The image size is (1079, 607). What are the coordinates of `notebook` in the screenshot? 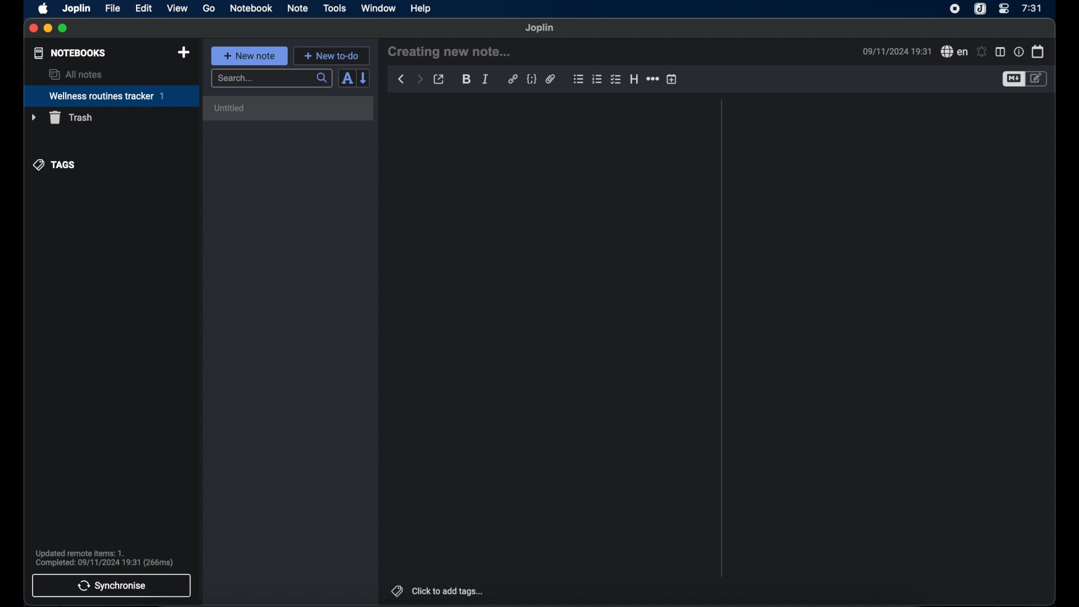 It's located at (251, 8).